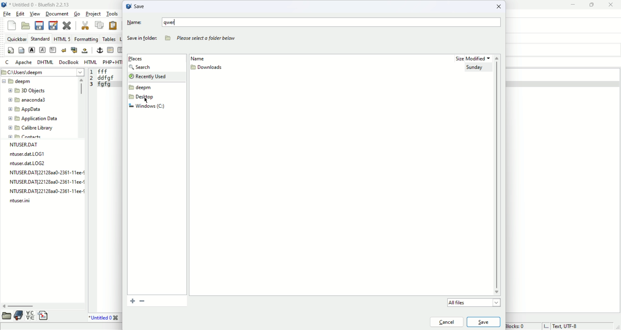 This screenshot has width=621, height=330. Describe the element at coordinates (143, 97) in the screenshot. I see `desktop` at that location.